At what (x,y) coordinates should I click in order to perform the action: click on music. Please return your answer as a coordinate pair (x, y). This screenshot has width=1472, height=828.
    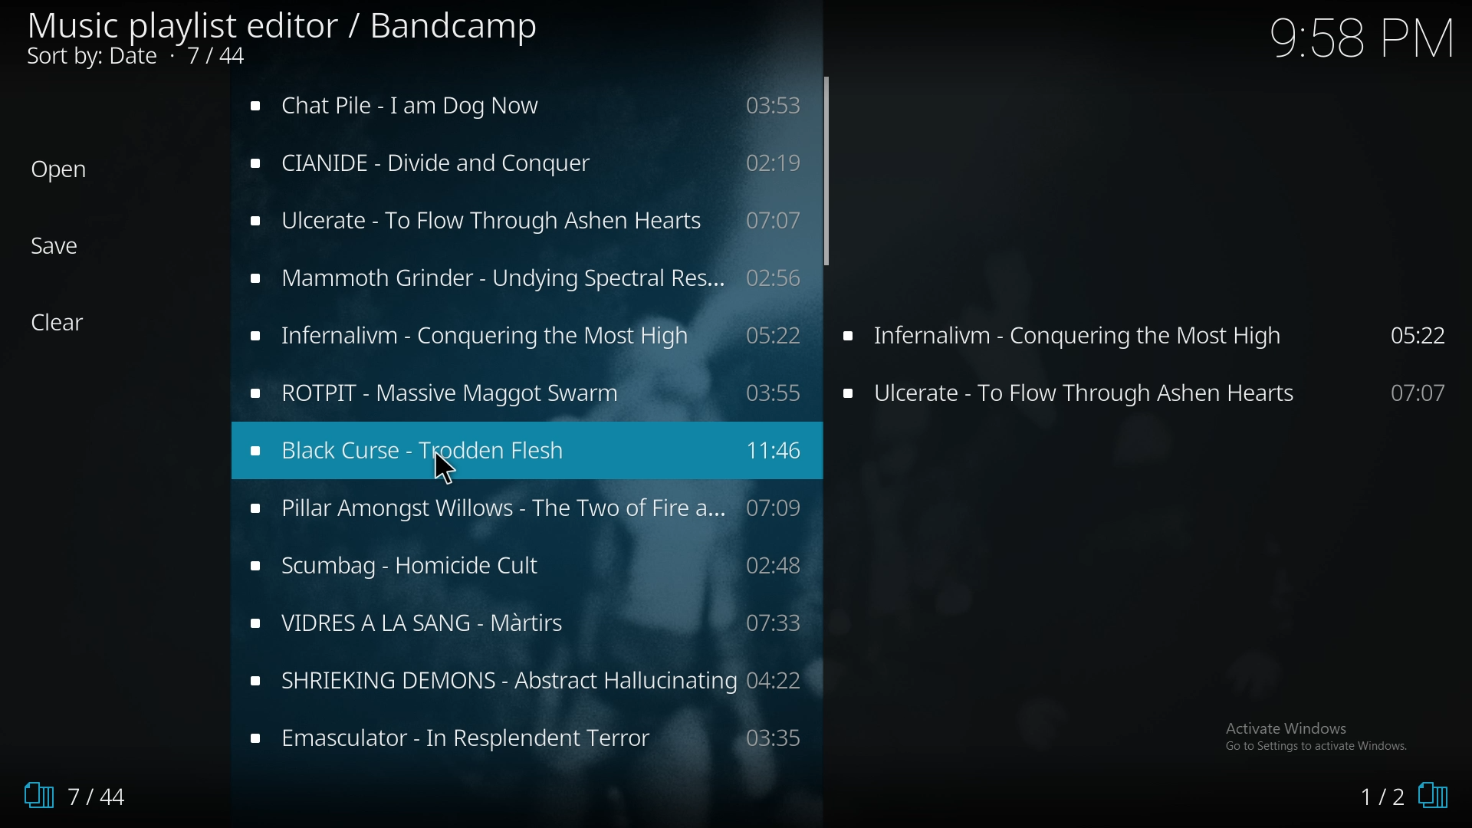
    Looking at the image, I should click on (526, 164).